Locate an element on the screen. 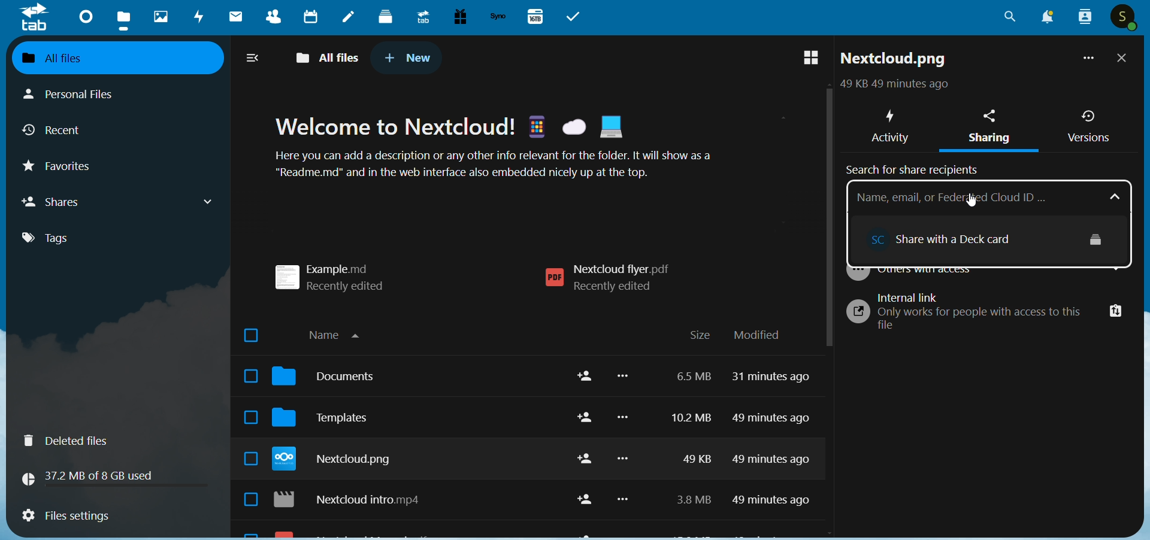 The width and height of the screenshot is (1150, 540). nextcloud png is located at coordinates (894, 61).